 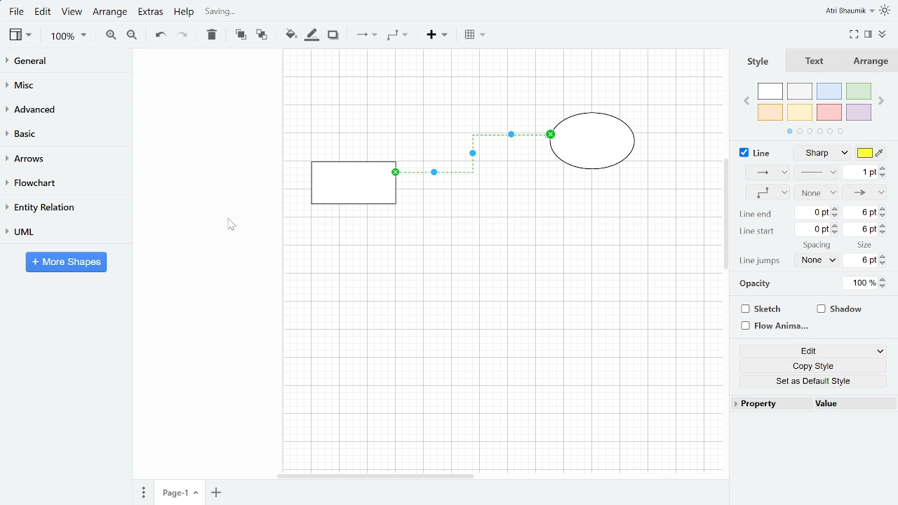 What do you see at coordinates (854, 404) in the screenshot?
I see `Value` at bounding box center [854, 404].